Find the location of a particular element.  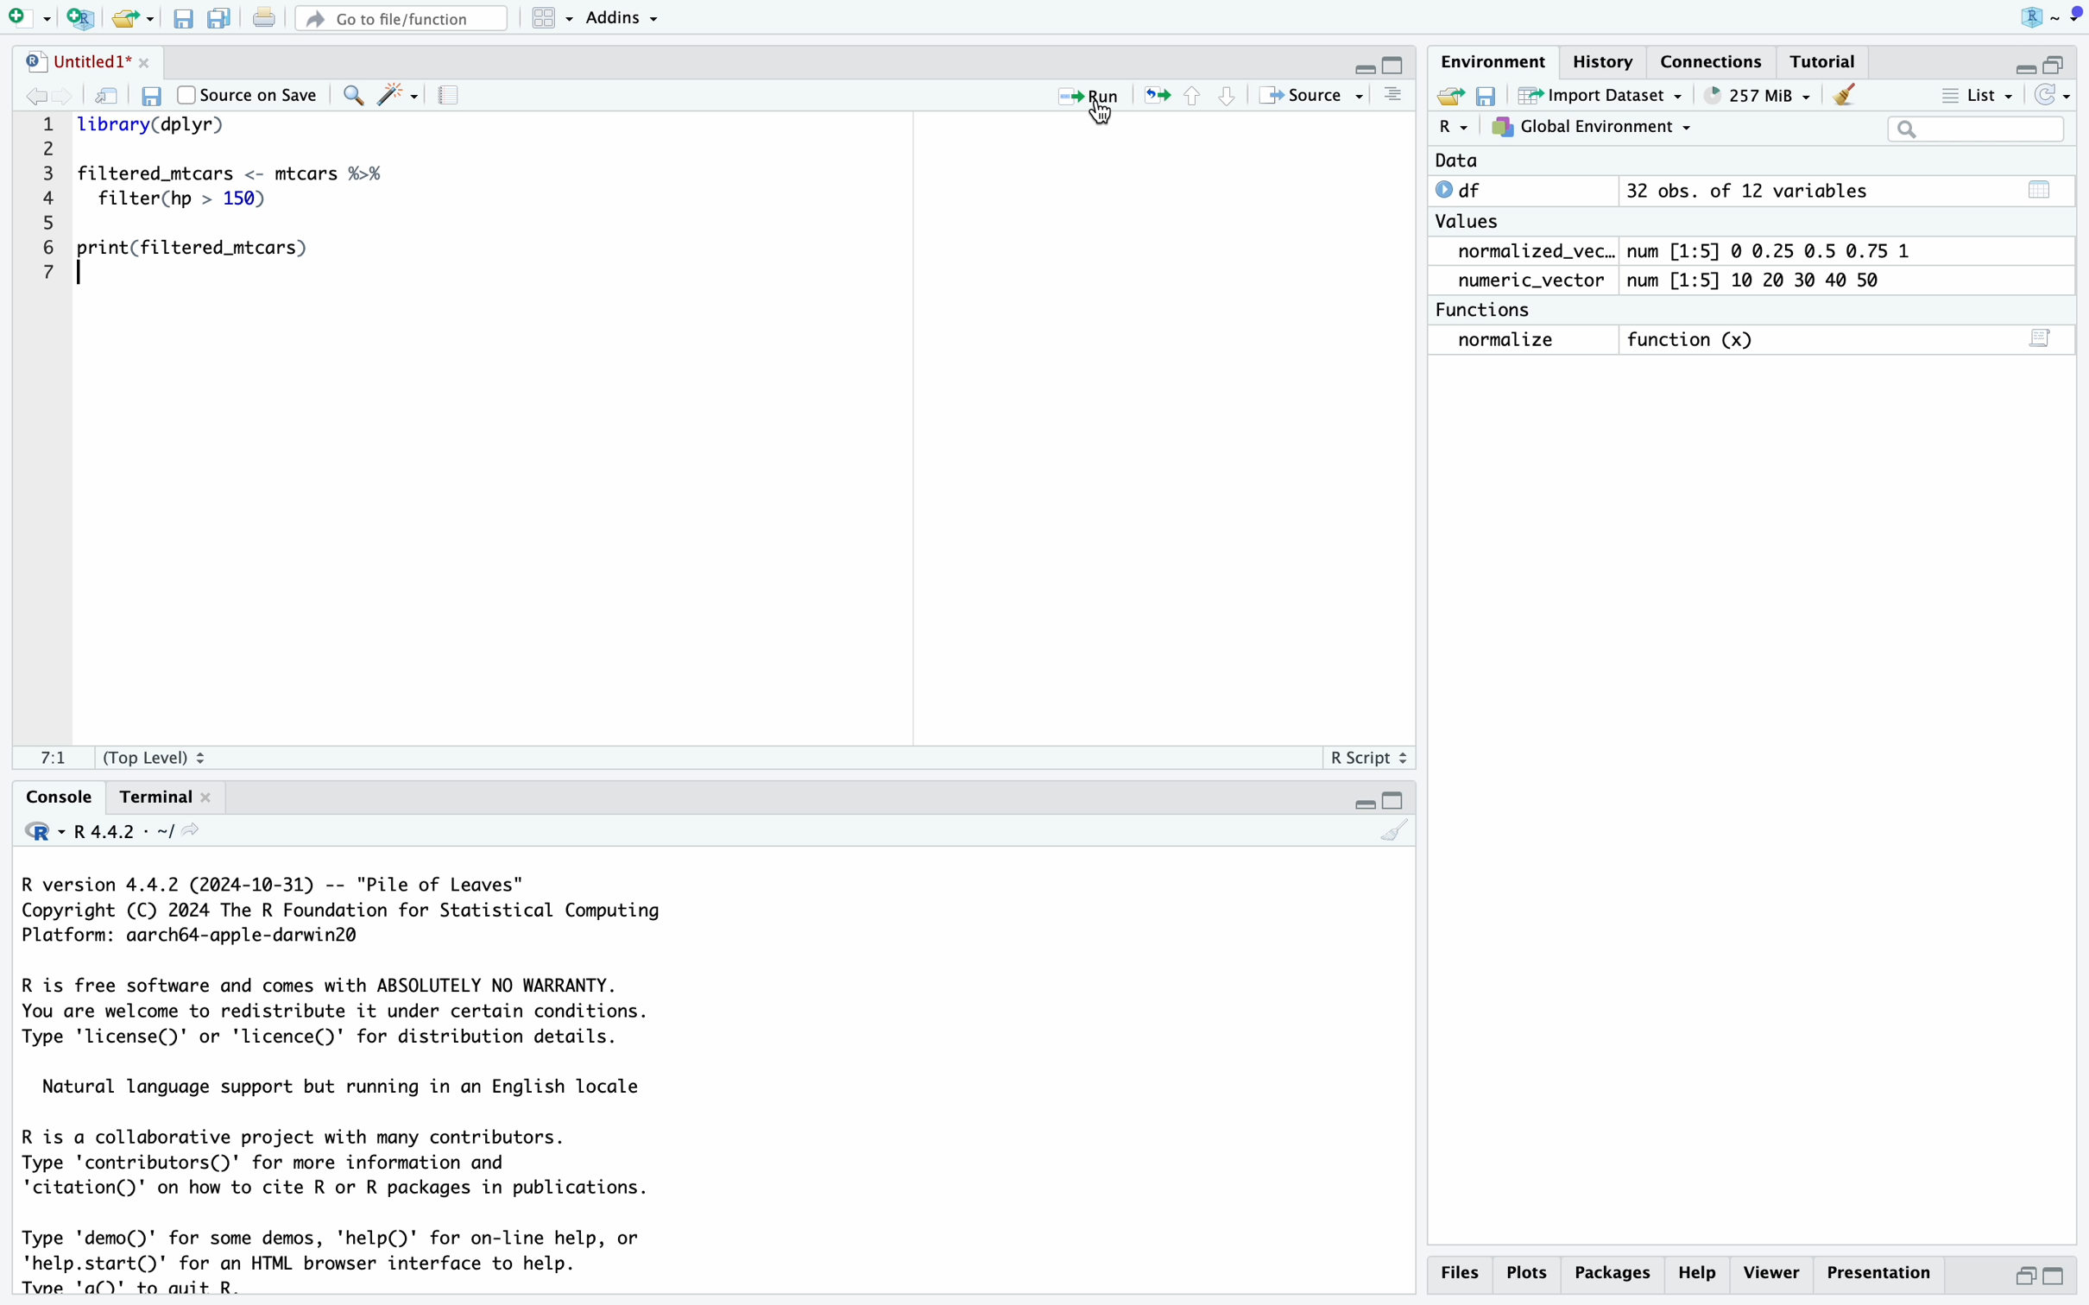

minimize is located at coordinates (1362, 802).